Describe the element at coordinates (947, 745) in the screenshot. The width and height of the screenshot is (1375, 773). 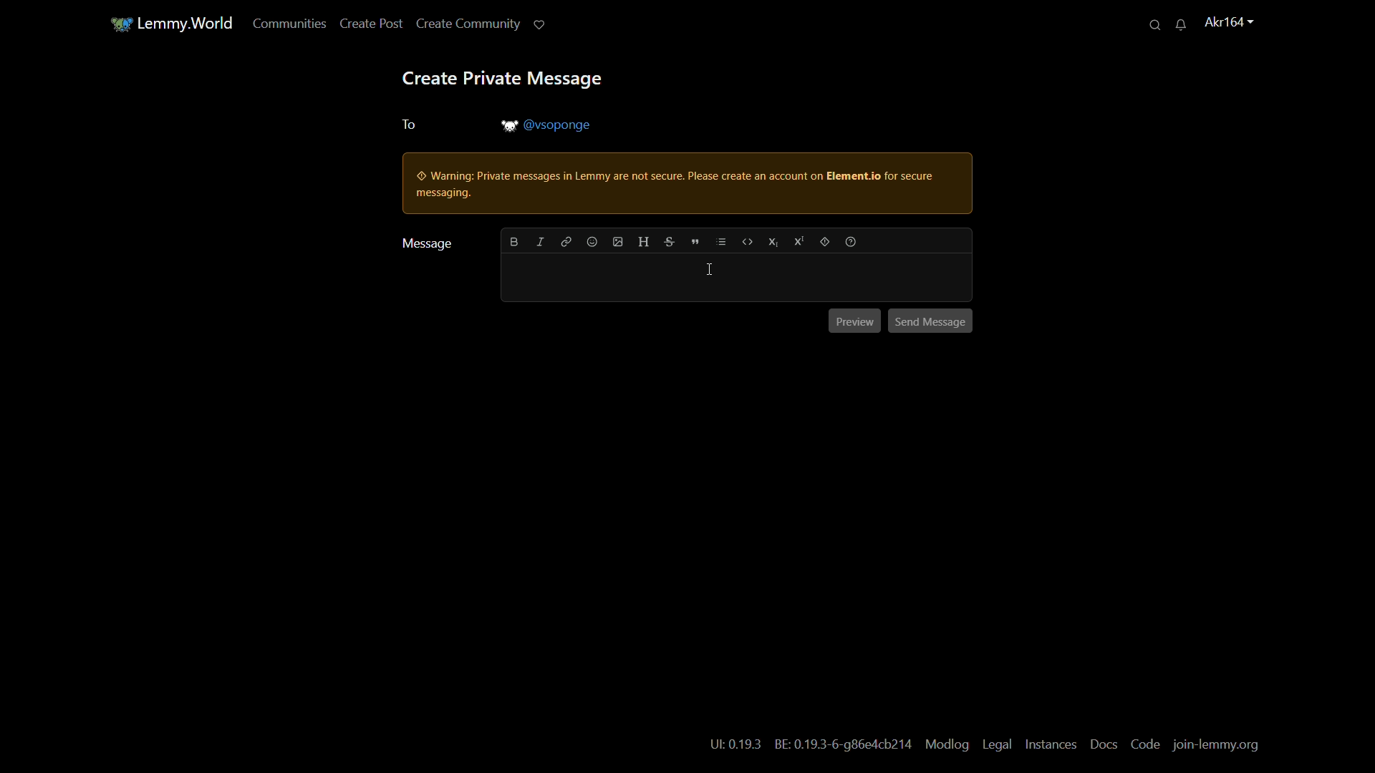
I see `modlog` at that location.